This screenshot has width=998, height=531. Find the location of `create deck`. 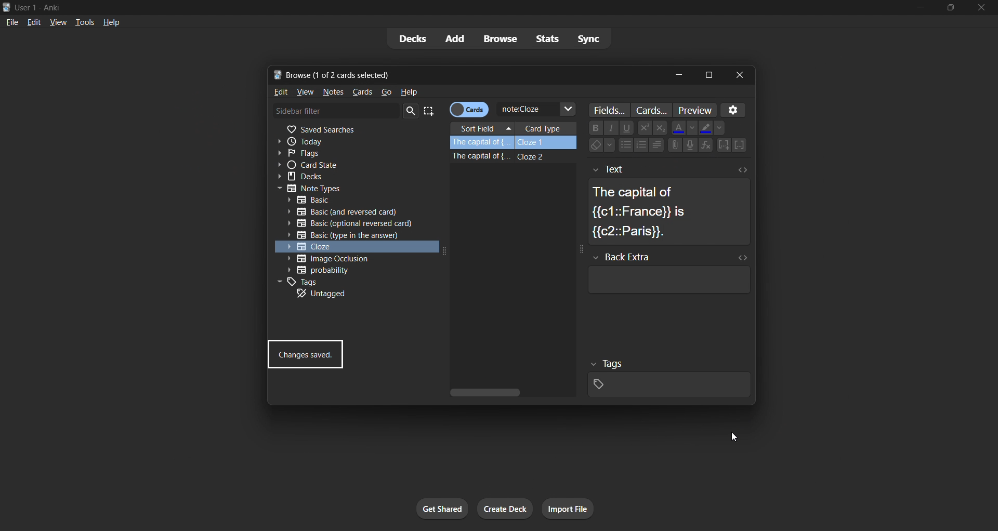

create deck is located at coordinates (506, 509).